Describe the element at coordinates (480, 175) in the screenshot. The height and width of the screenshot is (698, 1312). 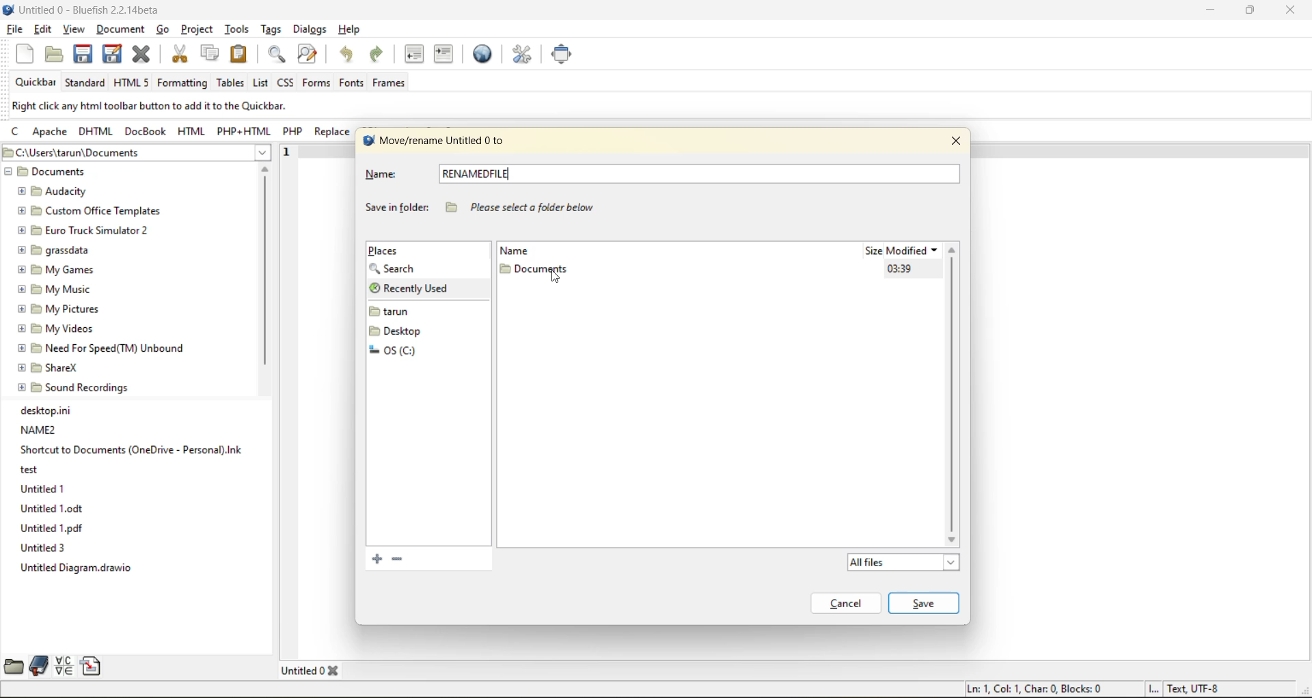
I see `new file name` at that location.